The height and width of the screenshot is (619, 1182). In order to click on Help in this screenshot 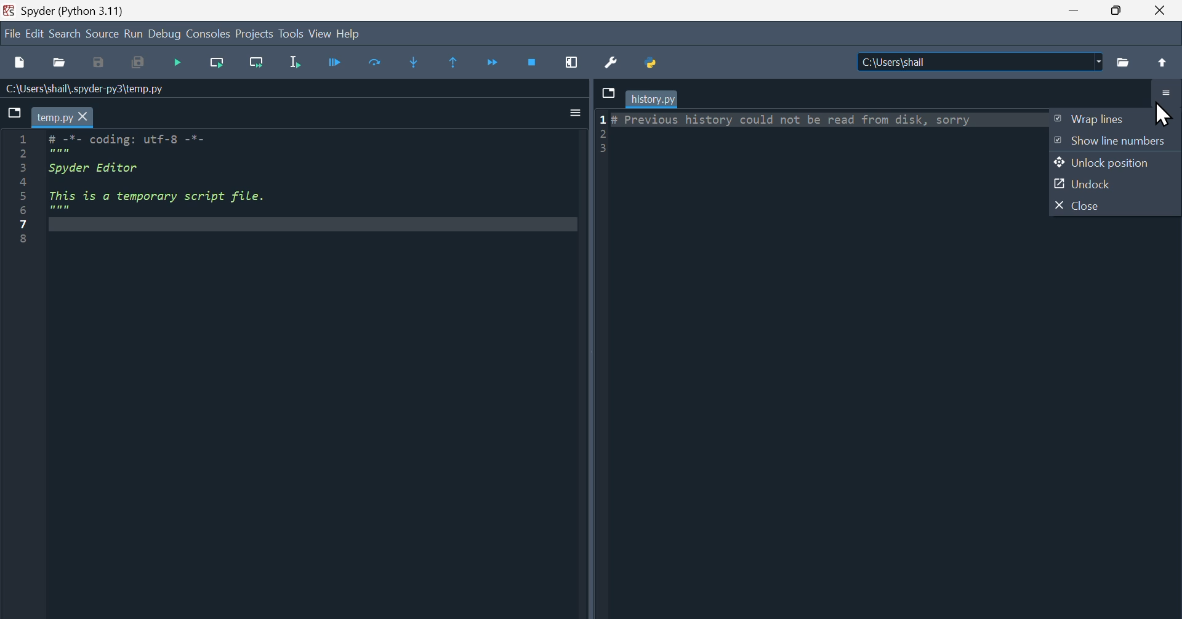, I will do `click(348, 33)`.